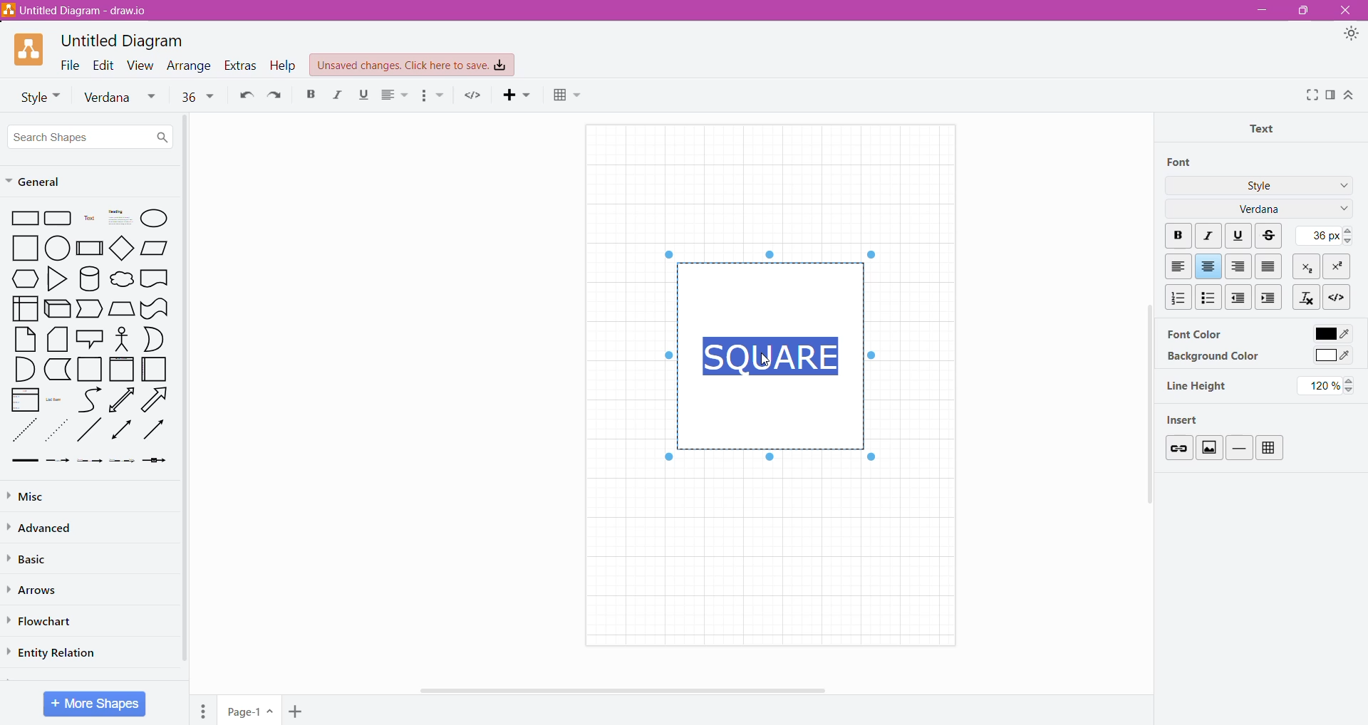 Image resolution: width=1368 pixels, height=725 pixels. Describe the element at coordinates (629, 690) in the screenshot. I see `Horizontal Scroll Bar` at that location.